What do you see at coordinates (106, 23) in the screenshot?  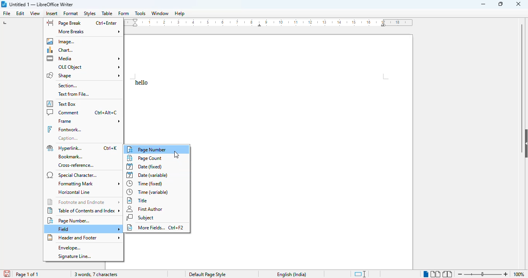 I see `shortcut for page break` at bounding box center [106, 23].